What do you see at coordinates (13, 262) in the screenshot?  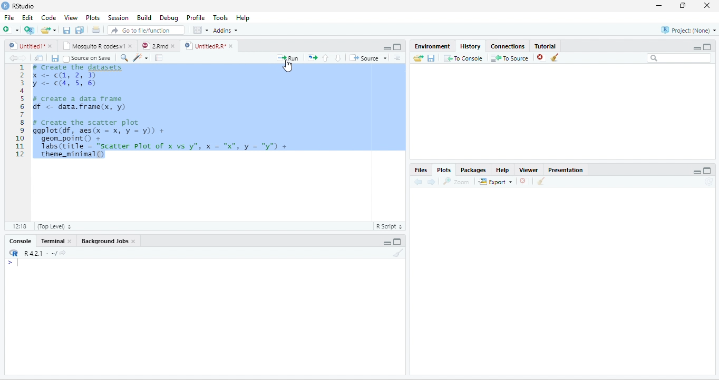 I see `New line` at bounding box center [13, 262].